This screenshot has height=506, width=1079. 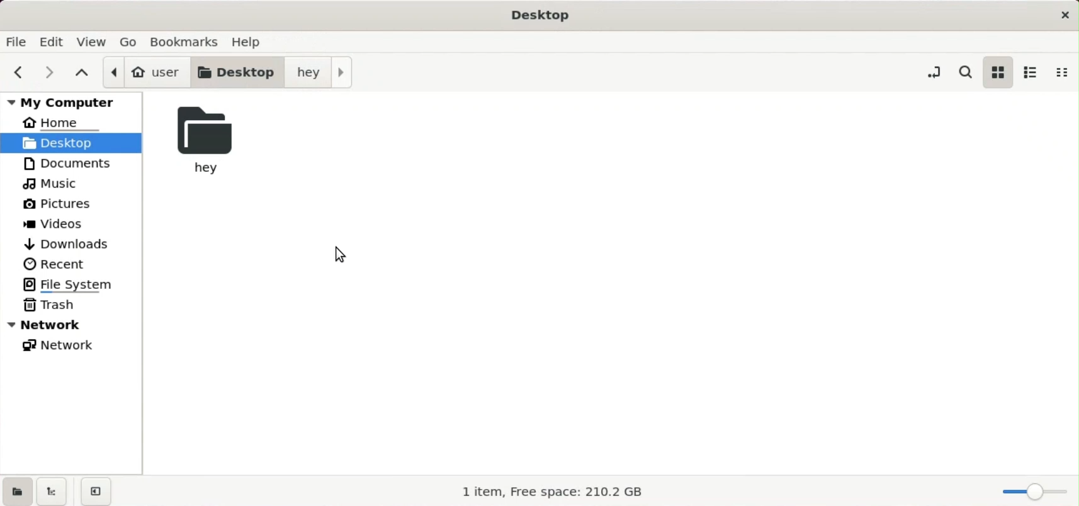 What do you see at coordinates (1030, 72) in the screenshot?
I see `list view` at bounding box center [1030, 72].